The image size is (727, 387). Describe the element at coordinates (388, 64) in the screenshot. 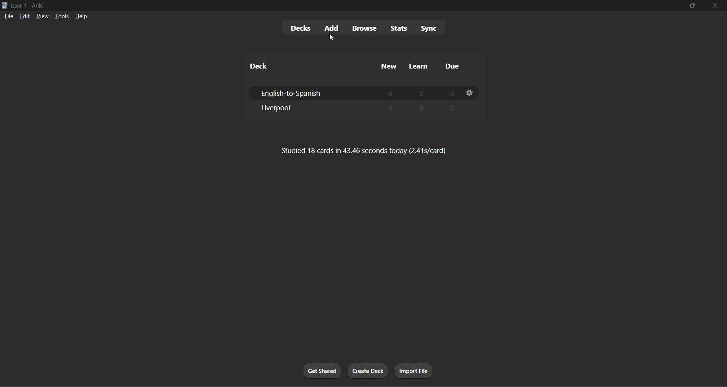

I see `new column` at that location.